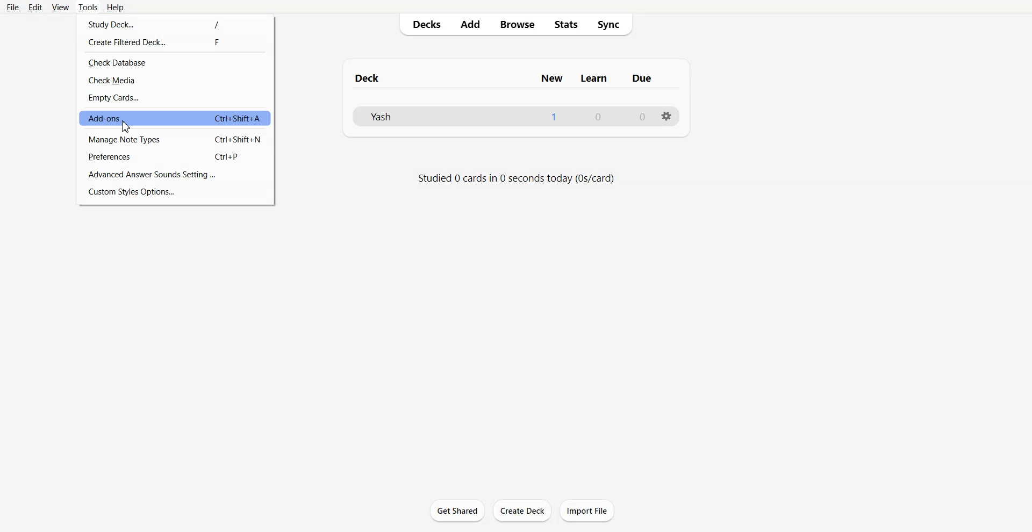 The height and width of the screenshot is (532, 1032). What do you see at coordinates (517, 178) in the screenshot?
I see `studied 0 cards in 0 seconds today (0s/card)` at bounding box center [517, 178].